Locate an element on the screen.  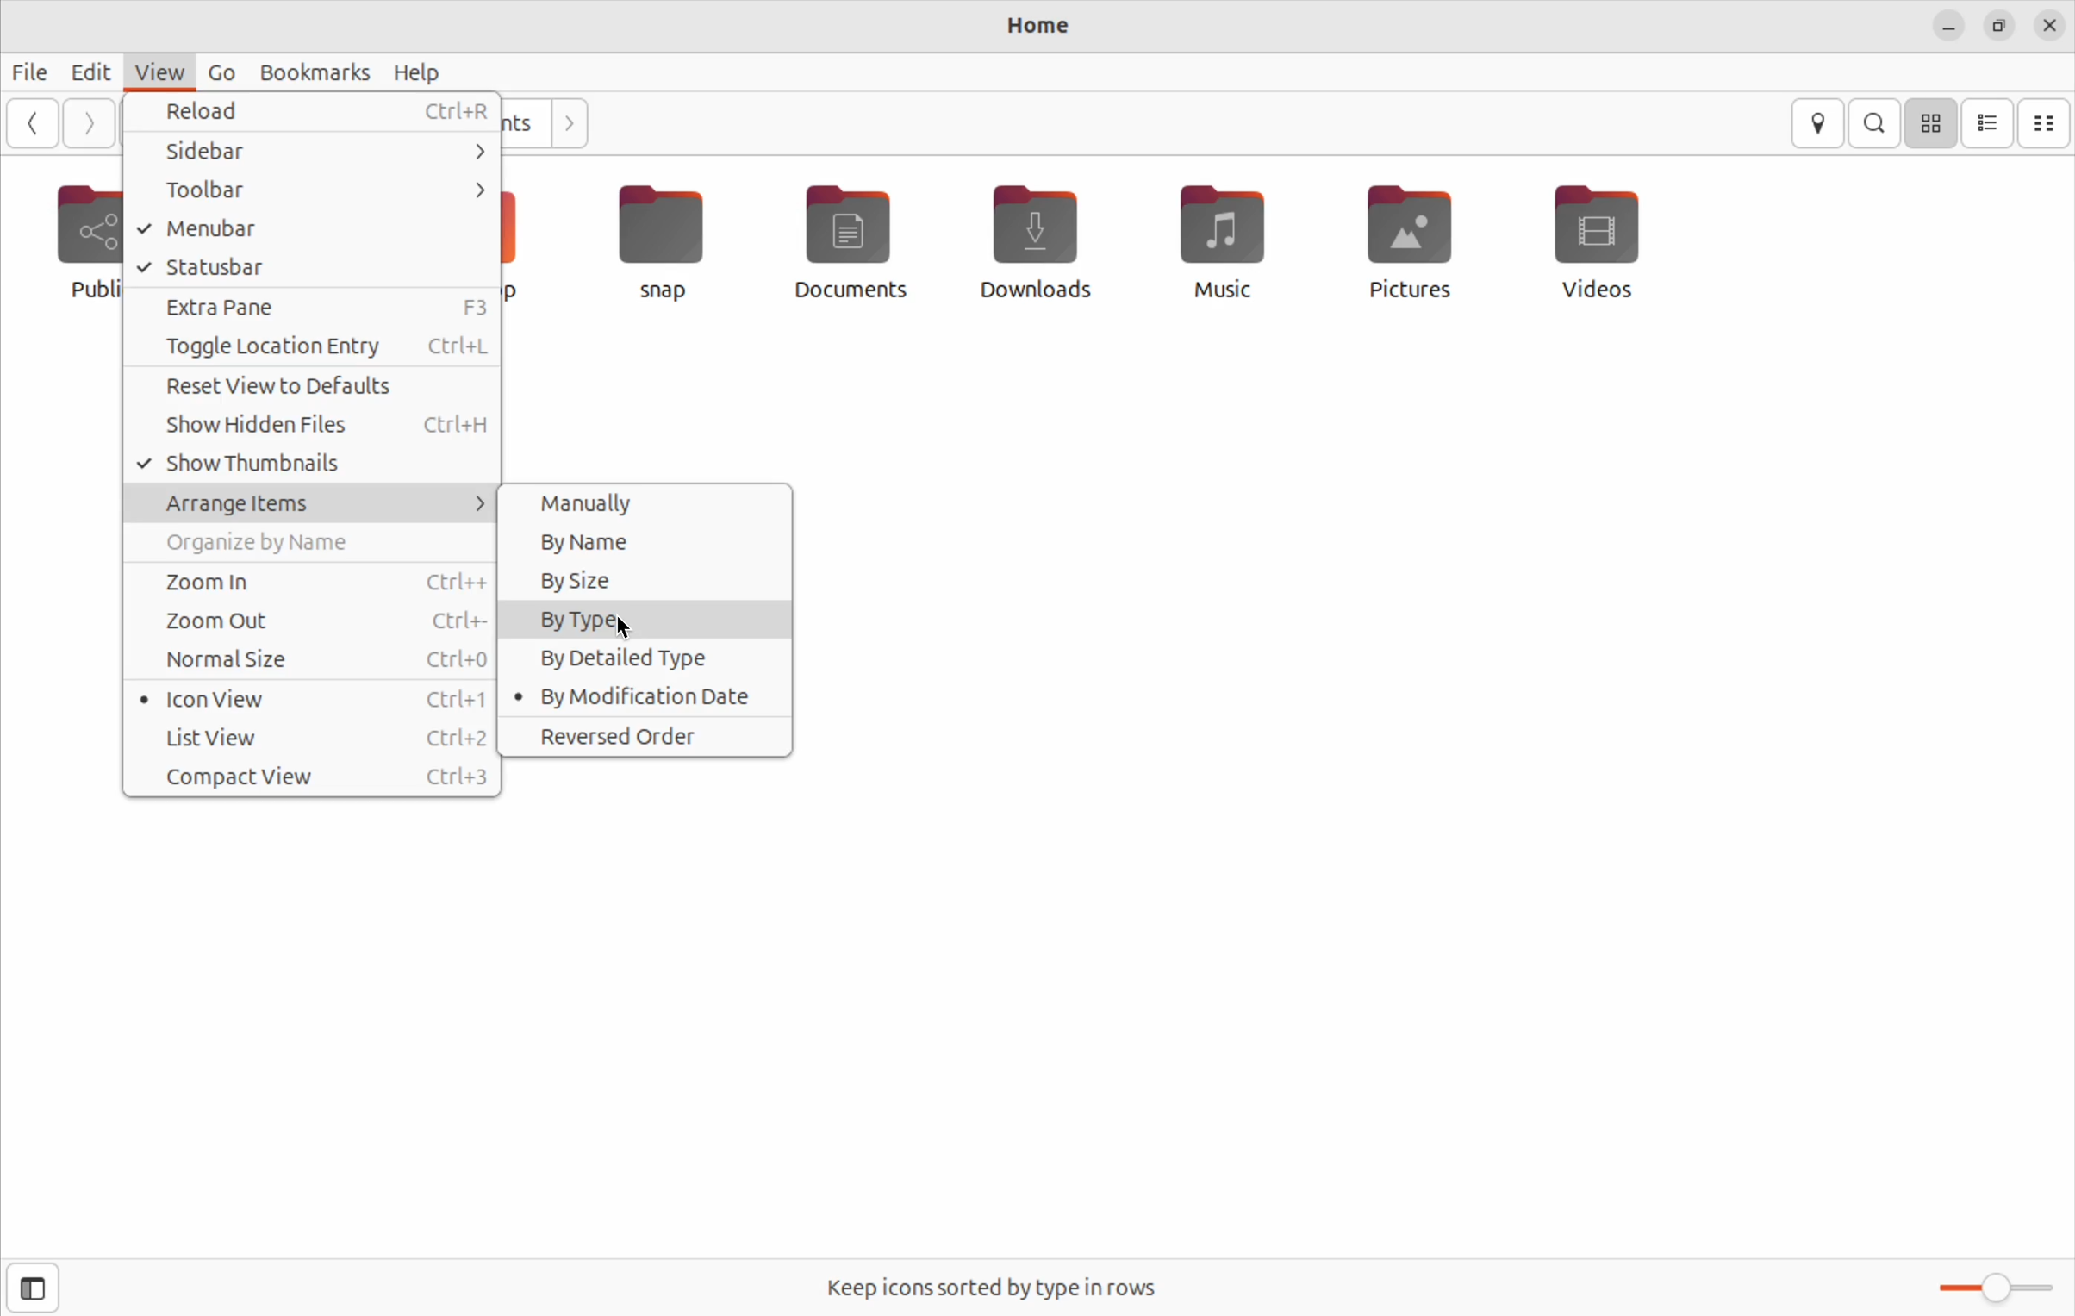
icon view is located at coordinates (309, 698).